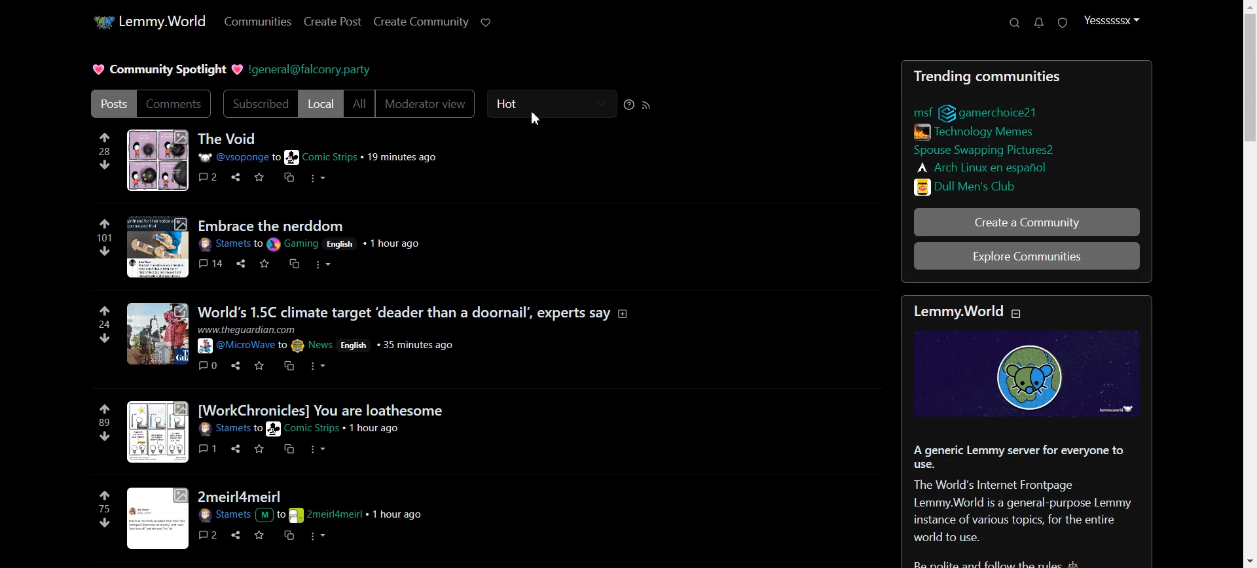 This screenshot has height=568, width=1257. Describe the element at coordinates (208, 535) in the screenshot. I see `` at that location.